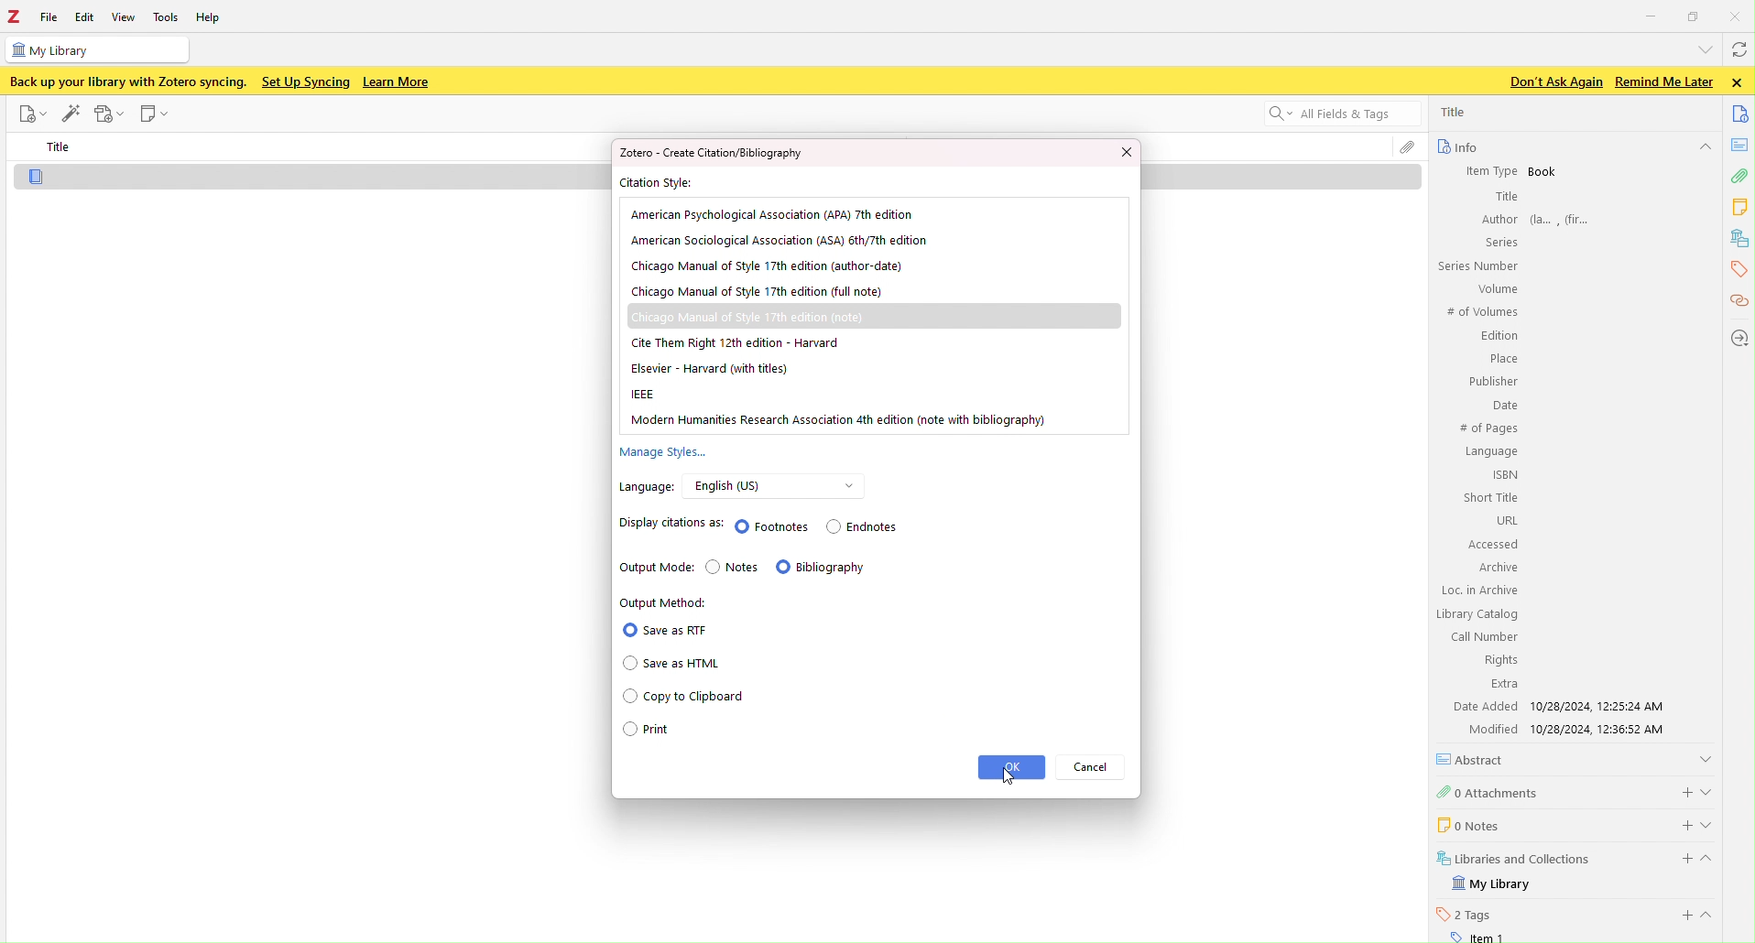  What do you see at coordinates (1012, 768) in the screenshot?
I see `ok` at bounding box center [1012, 768].